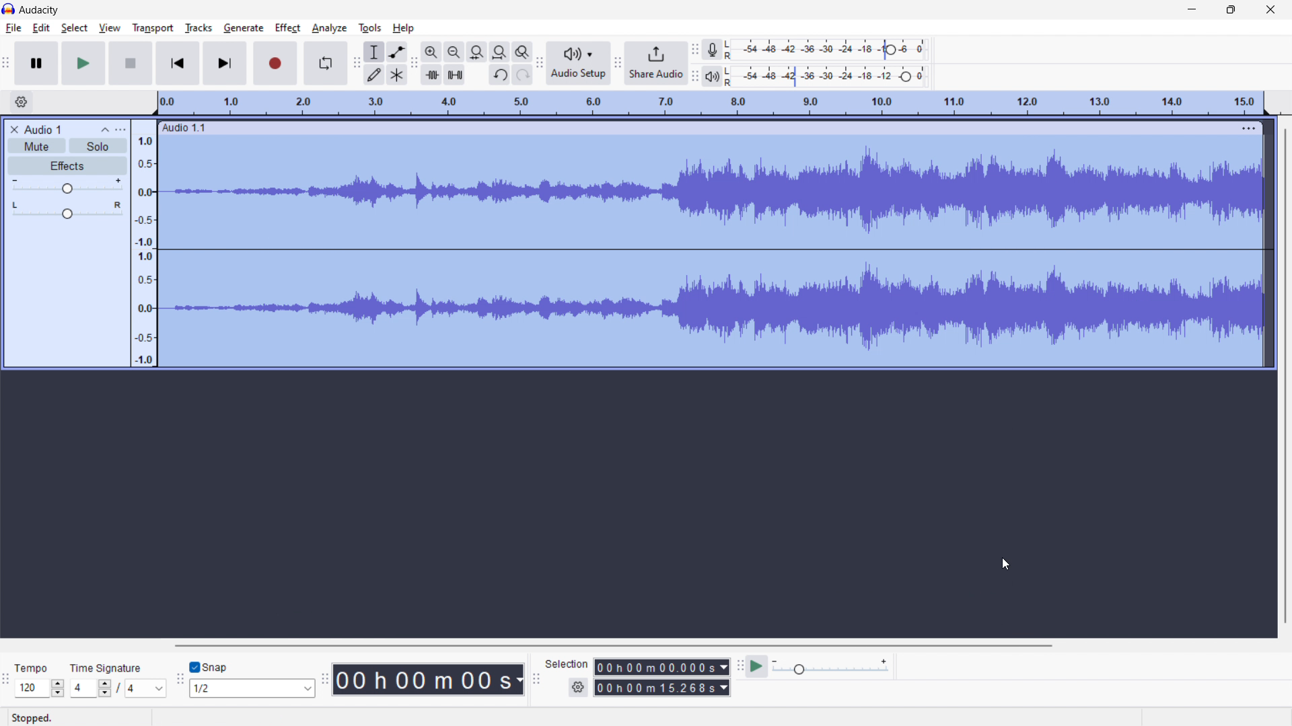 This screenshot has height=726, width=1292. I want to click on Wave Form (frequency enhanced), so click(711, 190).